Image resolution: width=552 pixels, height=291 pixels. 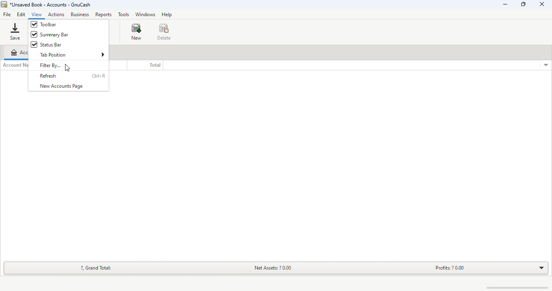 I want to click on filter by, so click(x=55, y=66).